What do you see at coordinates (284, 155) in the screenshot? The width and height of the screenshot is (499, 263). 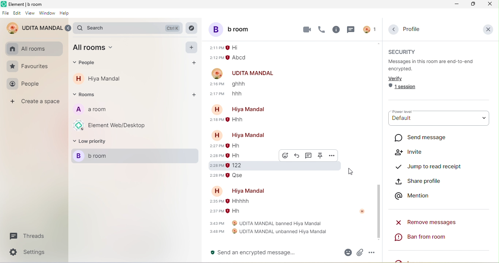 I see `react` at bounding box center [284, 155].